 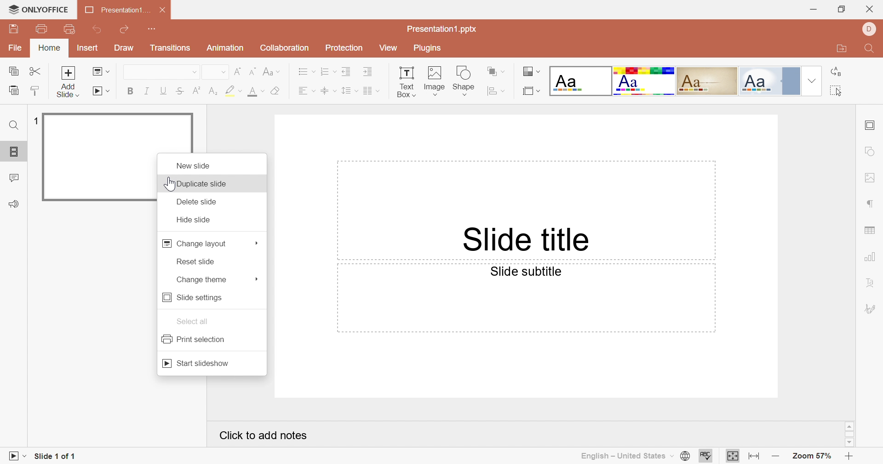 What do you see at coordinates (193, 340) in the screenshot?
I see `Print selection` at bounding box center [193, 340].